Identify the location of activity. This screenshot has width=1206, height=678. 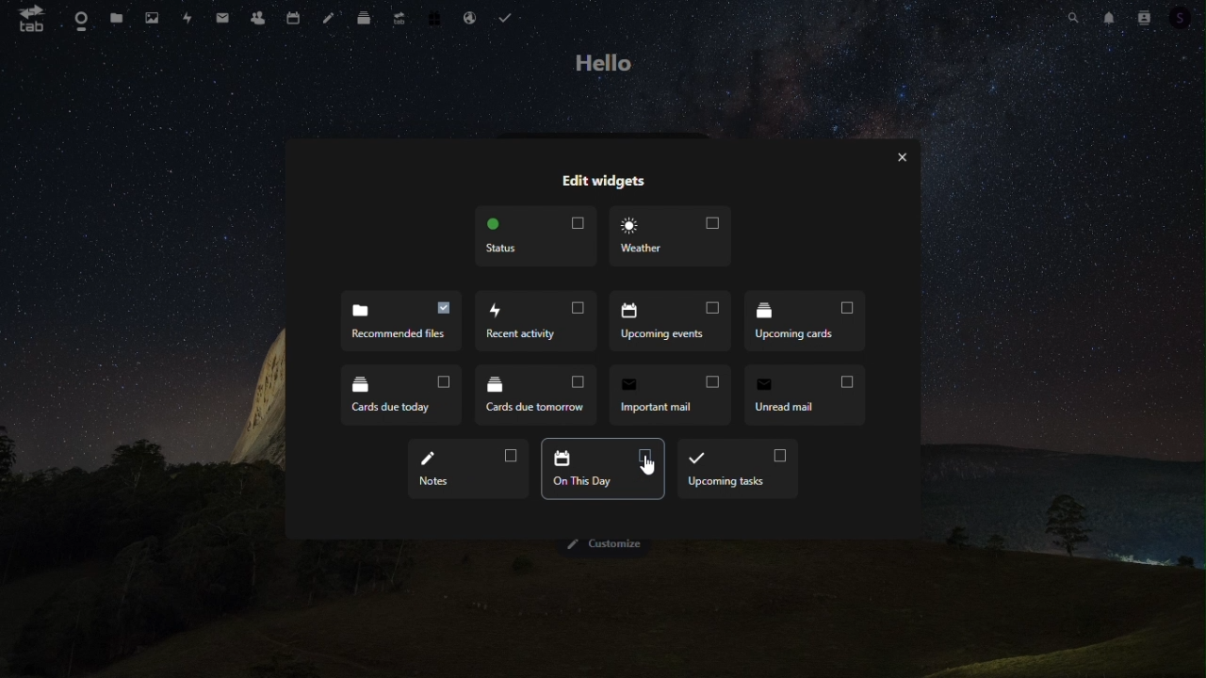
(187, 16).